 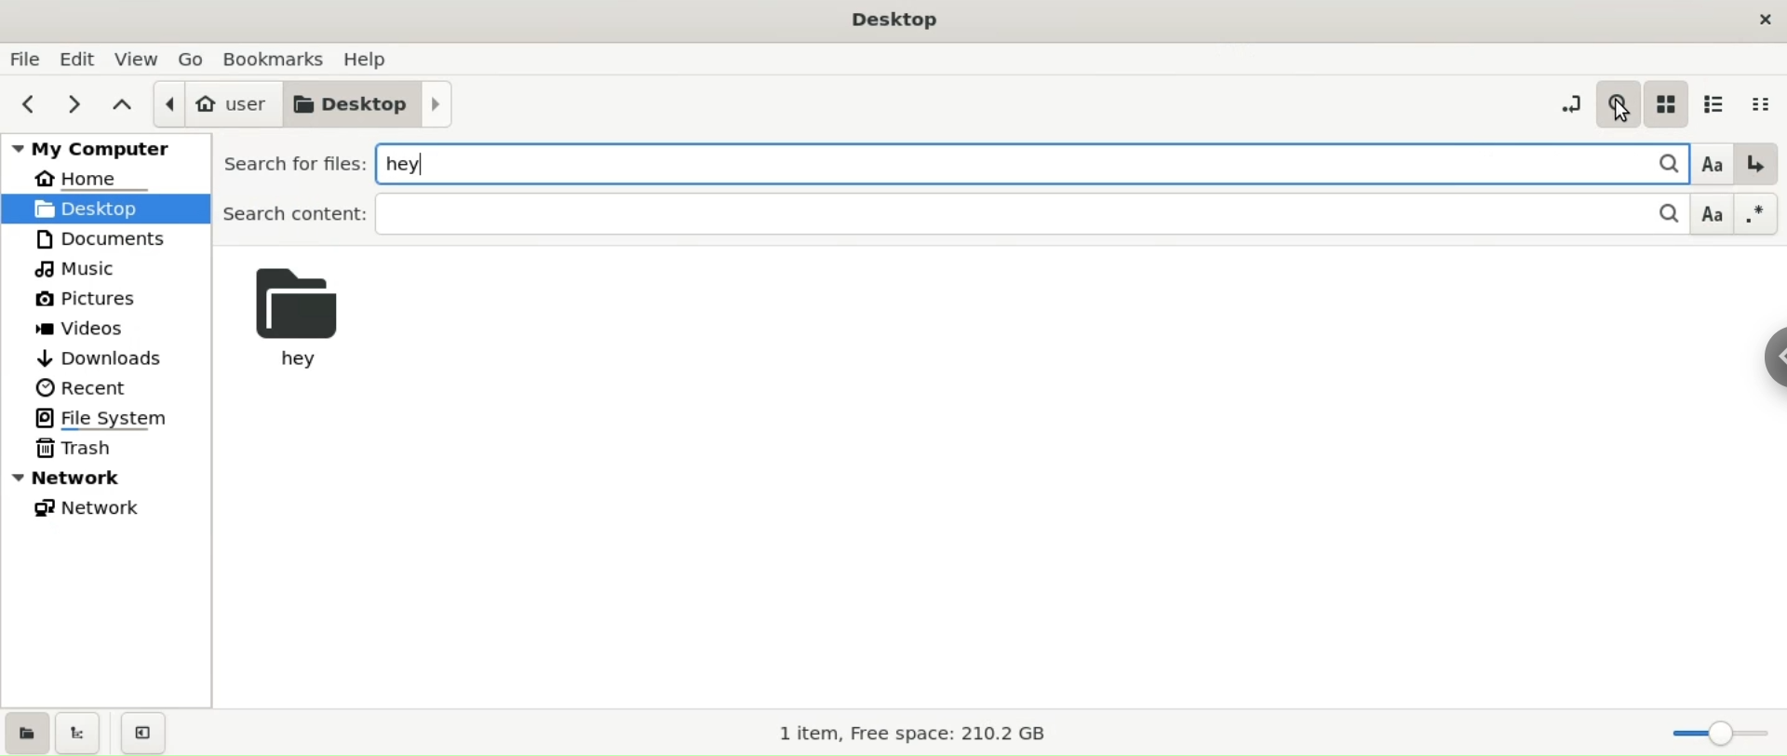 I want to click on desktop, so click(x=371, y=106).